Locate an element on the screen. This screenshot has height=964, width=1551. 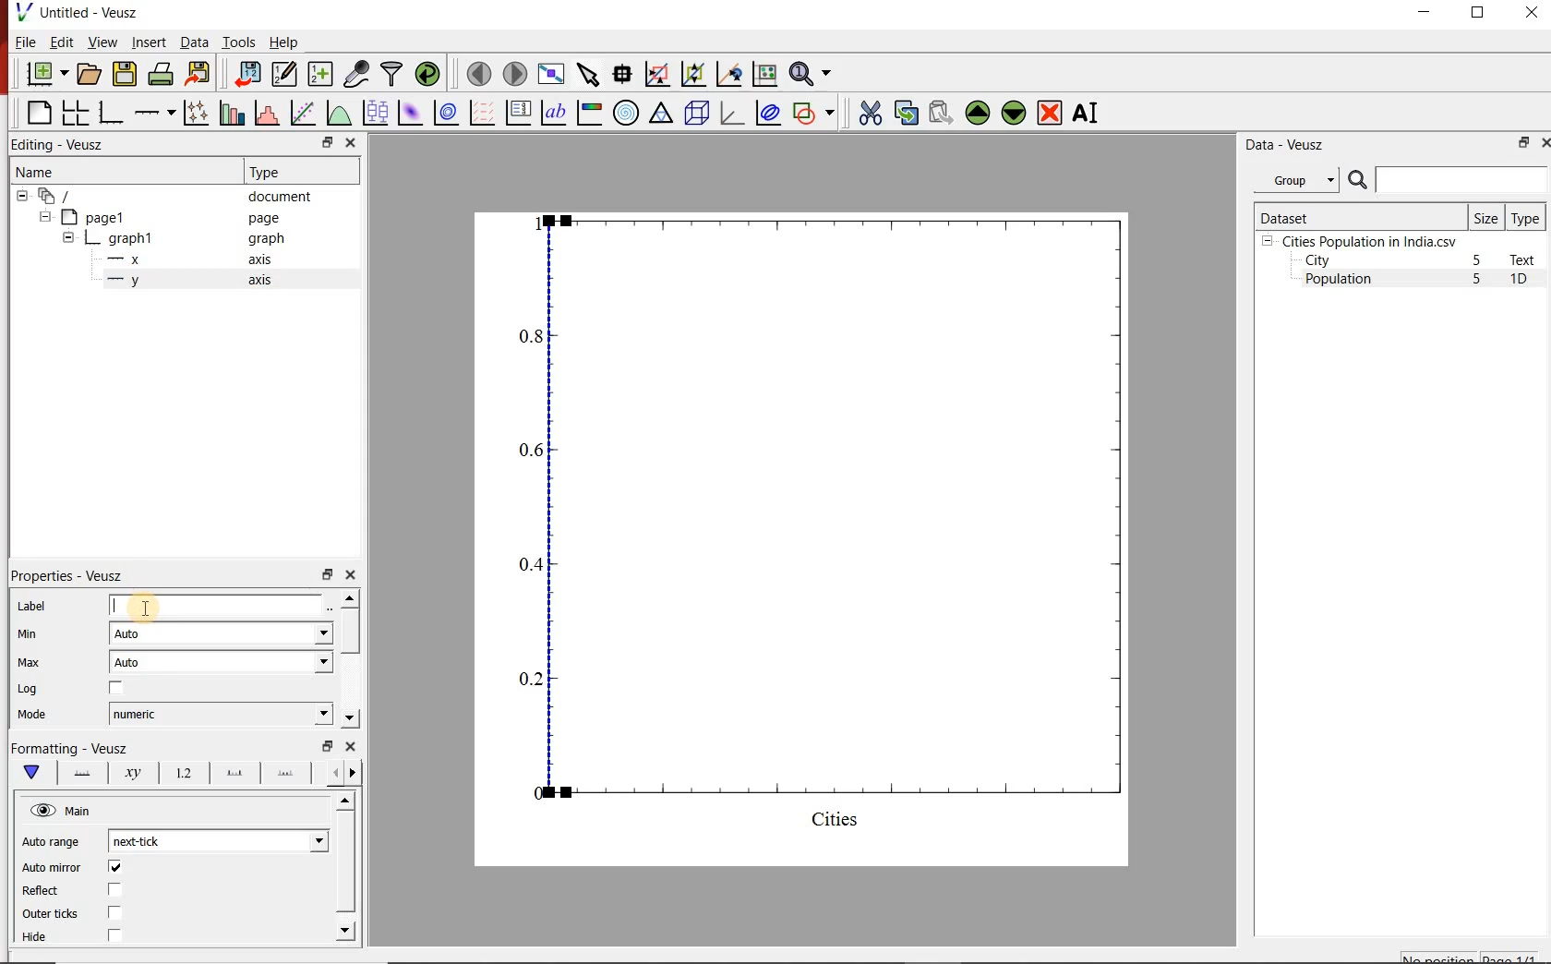
next-tick is located at coordinates (217, 841).